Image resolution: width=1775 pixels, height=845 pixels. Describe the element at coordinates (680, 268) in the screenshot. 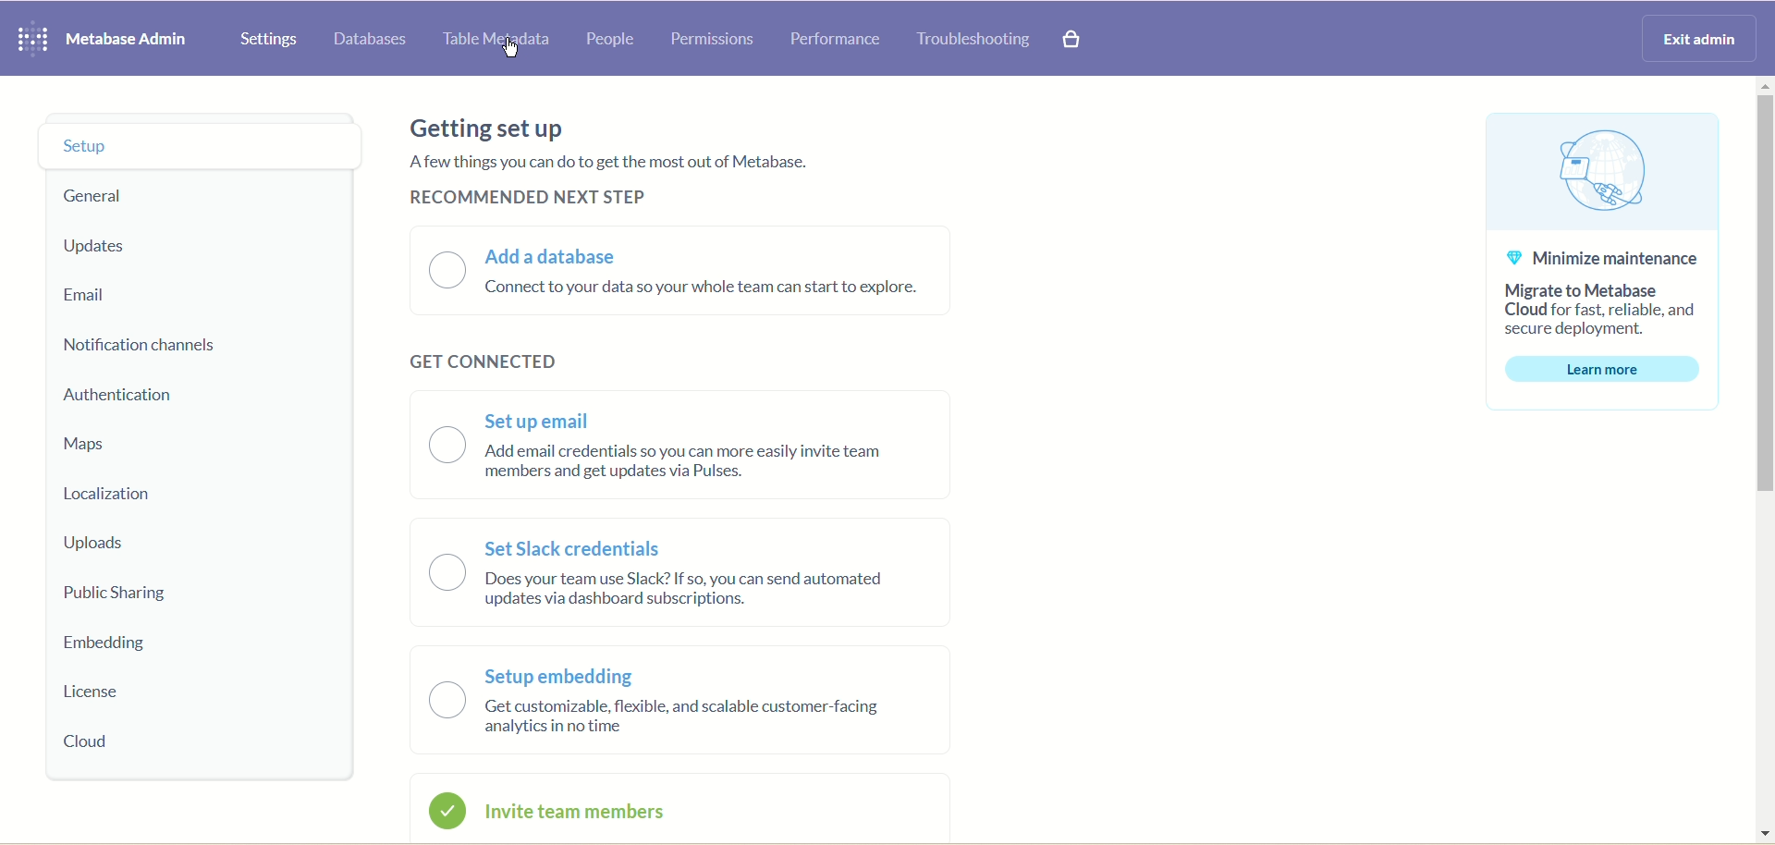

I see `Add a database Connect to your data so your whole team can start to explore.` at that location.